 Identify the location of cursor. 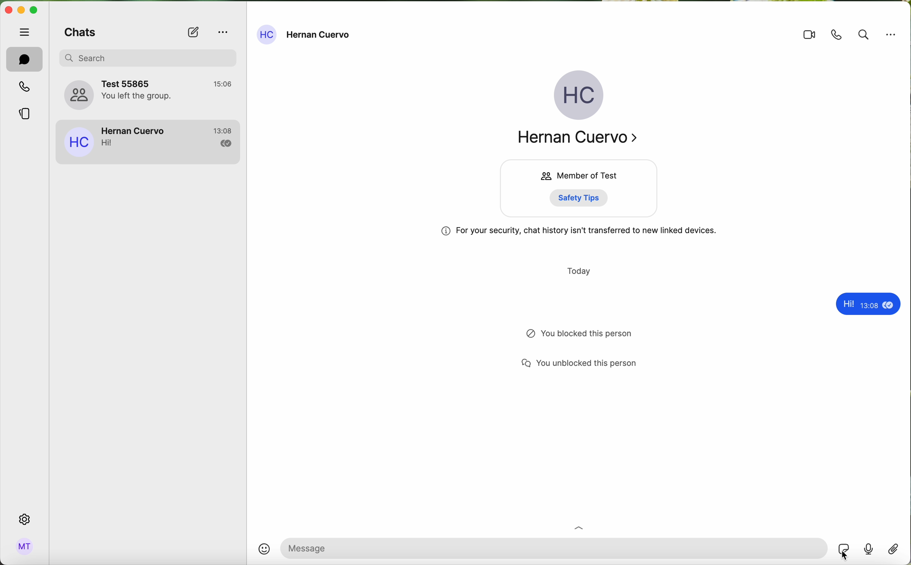
(845, 556).